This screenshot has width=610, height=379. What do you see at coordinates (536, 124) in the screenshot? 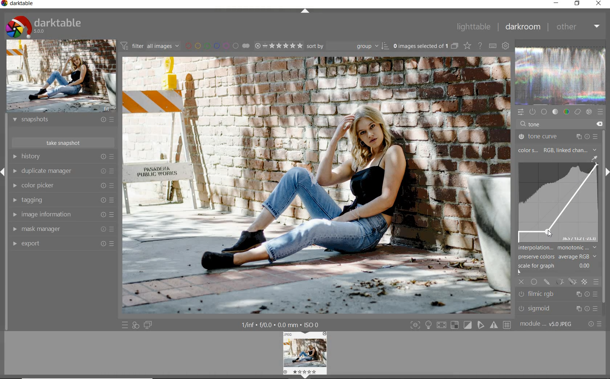
I see `tone` at bounding box center [536, 124].